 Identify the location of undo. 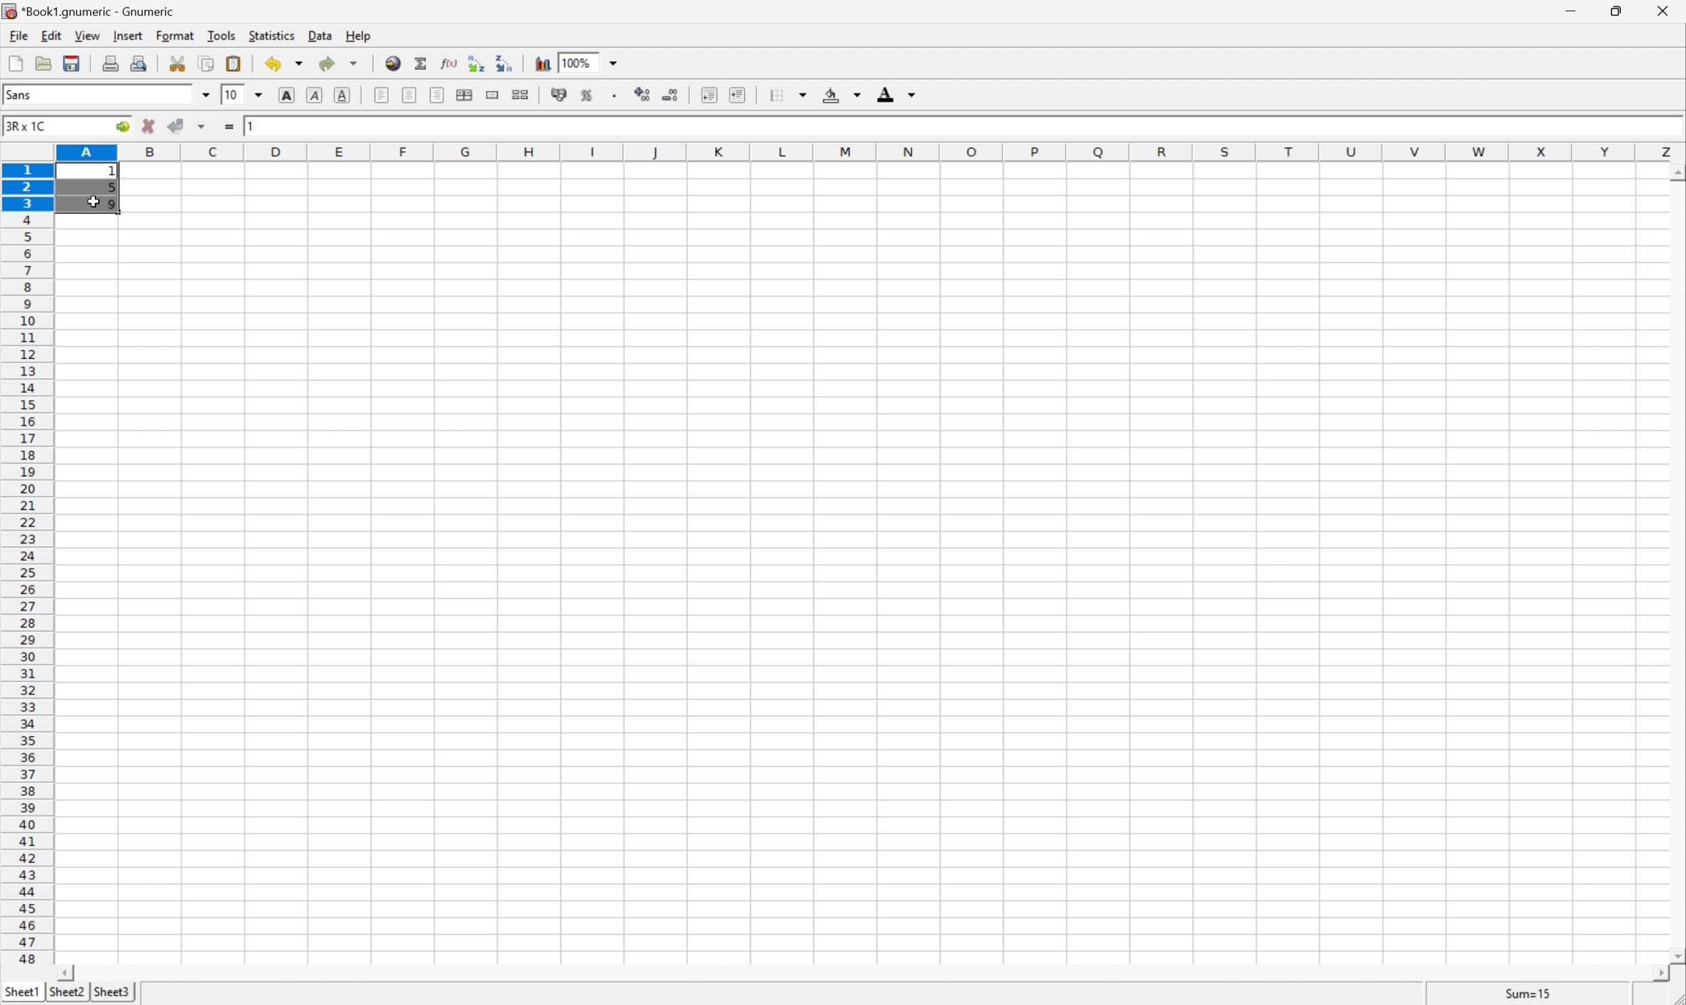
(286, 66).